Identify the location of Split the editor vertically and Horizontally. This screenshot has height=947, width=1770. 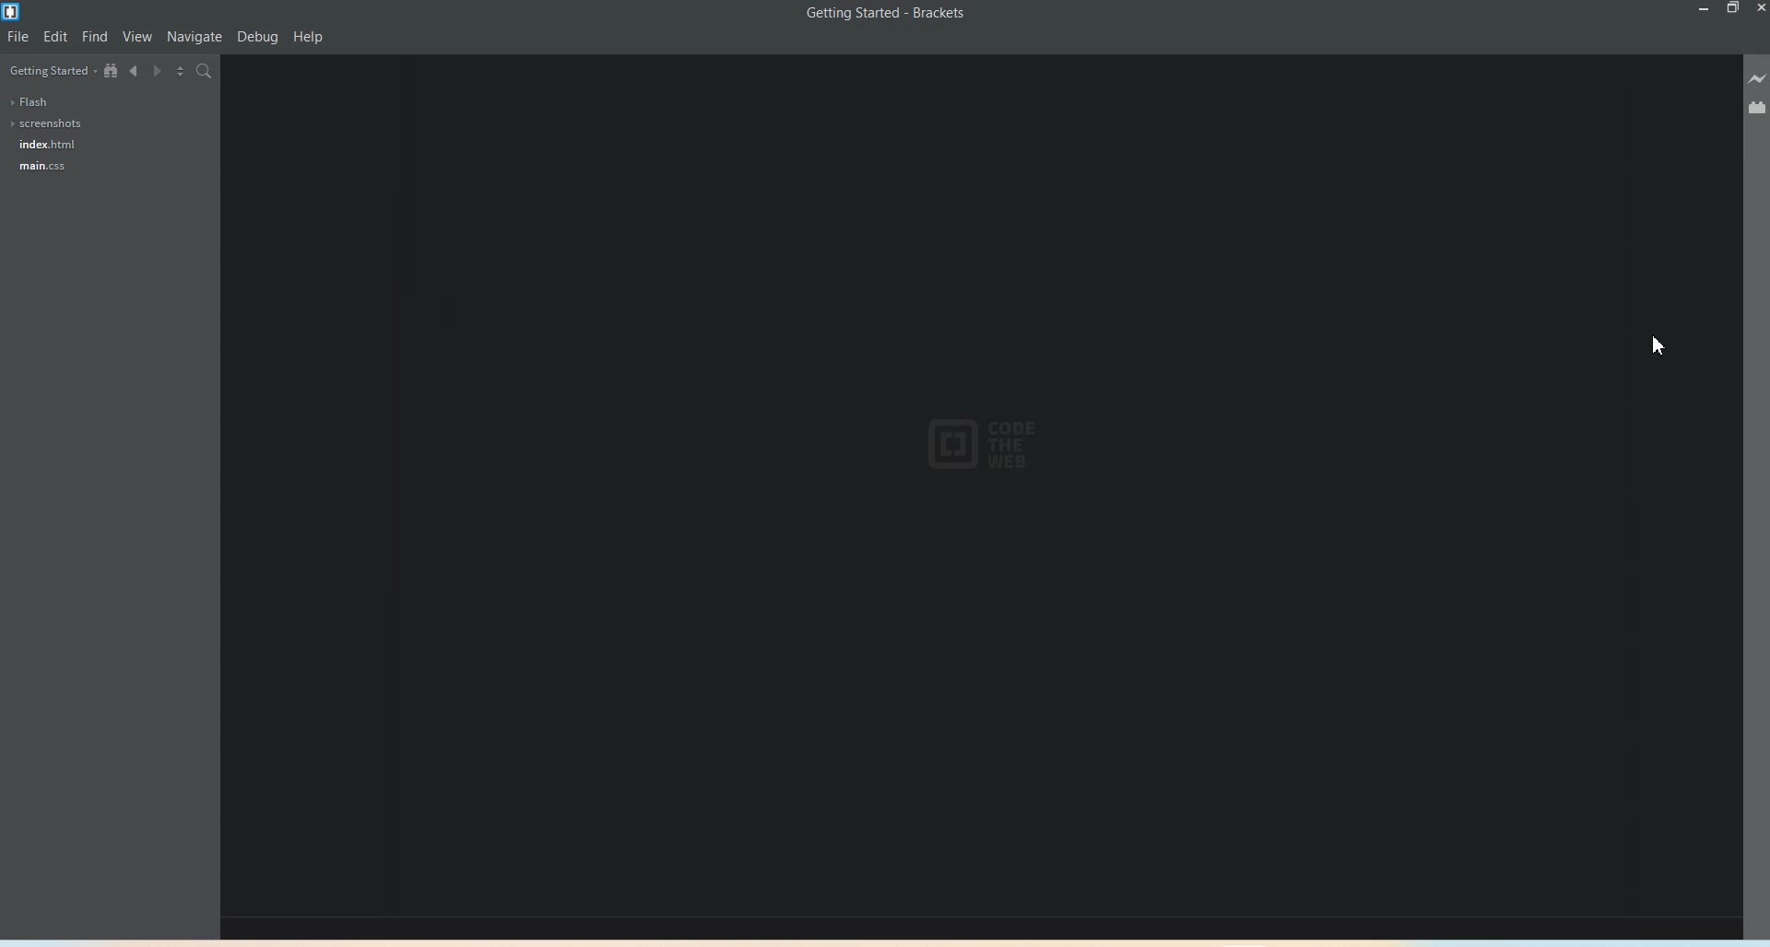
(183, 73).